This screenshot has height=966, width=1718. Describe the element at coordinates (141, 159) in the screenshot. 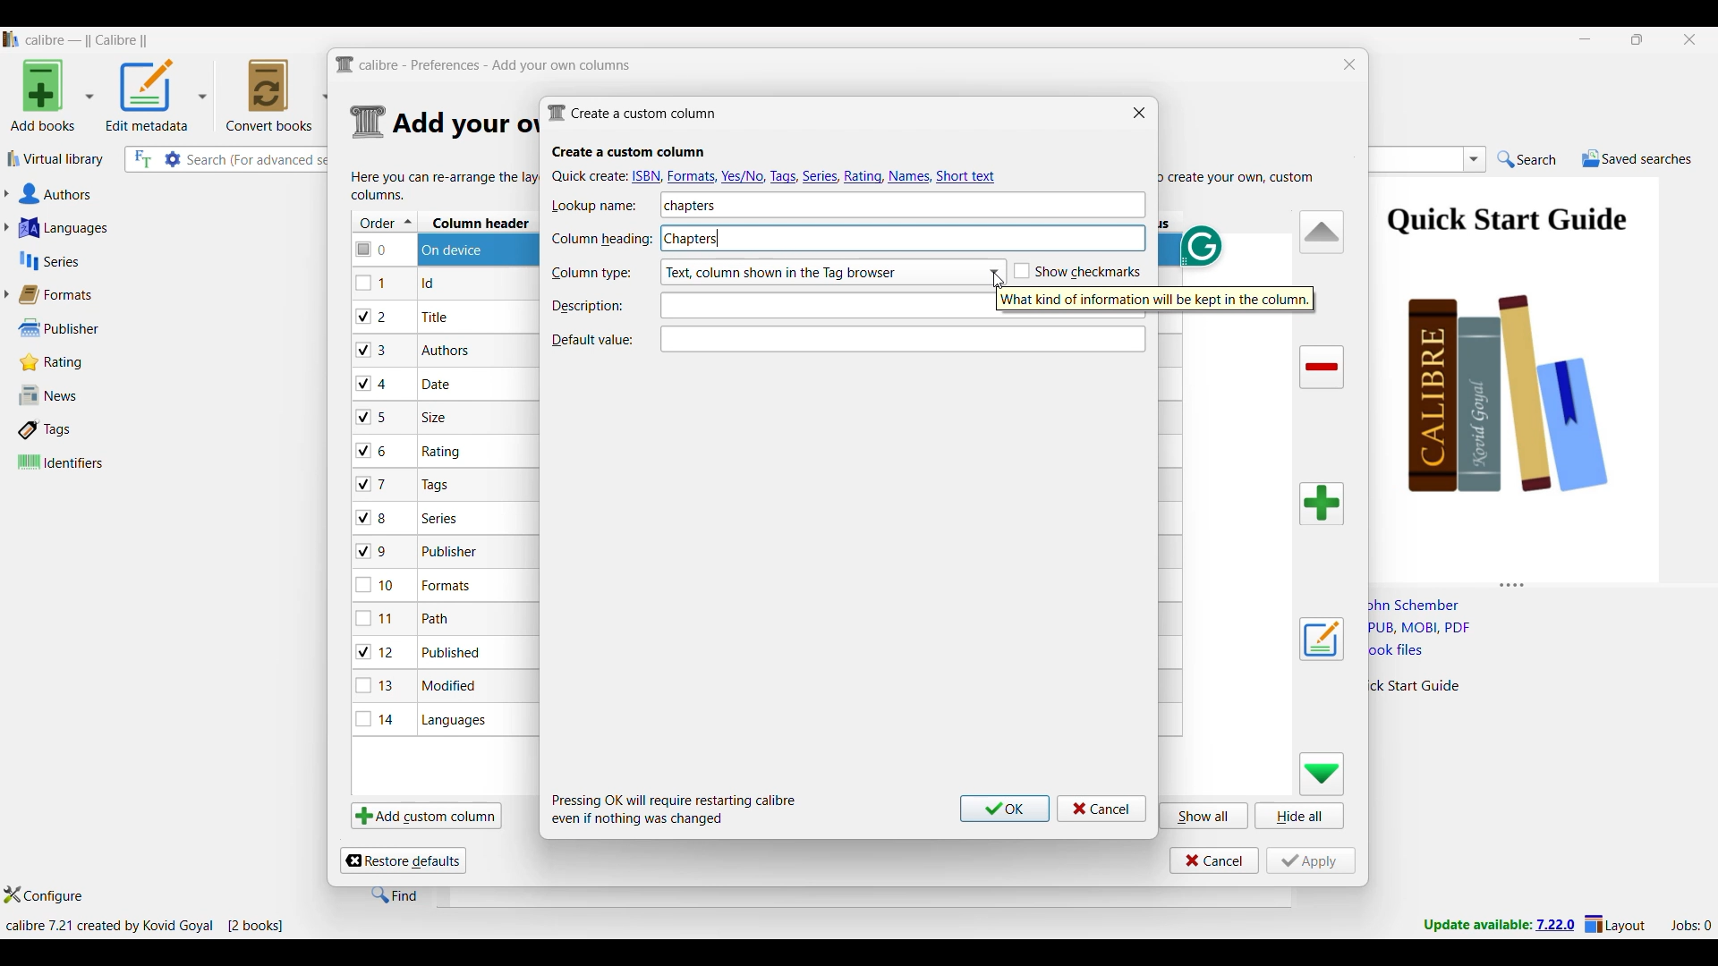

I see `Search the full text of all books` at that location.